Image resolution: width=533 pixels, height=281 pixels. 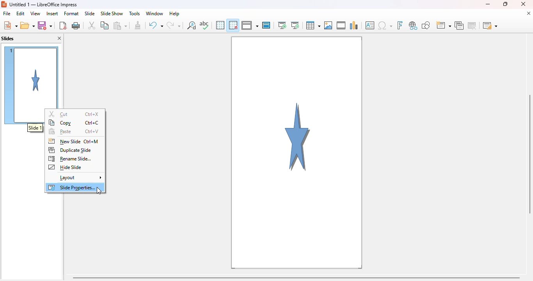 I want to click on help, so click(x=175, y=14).